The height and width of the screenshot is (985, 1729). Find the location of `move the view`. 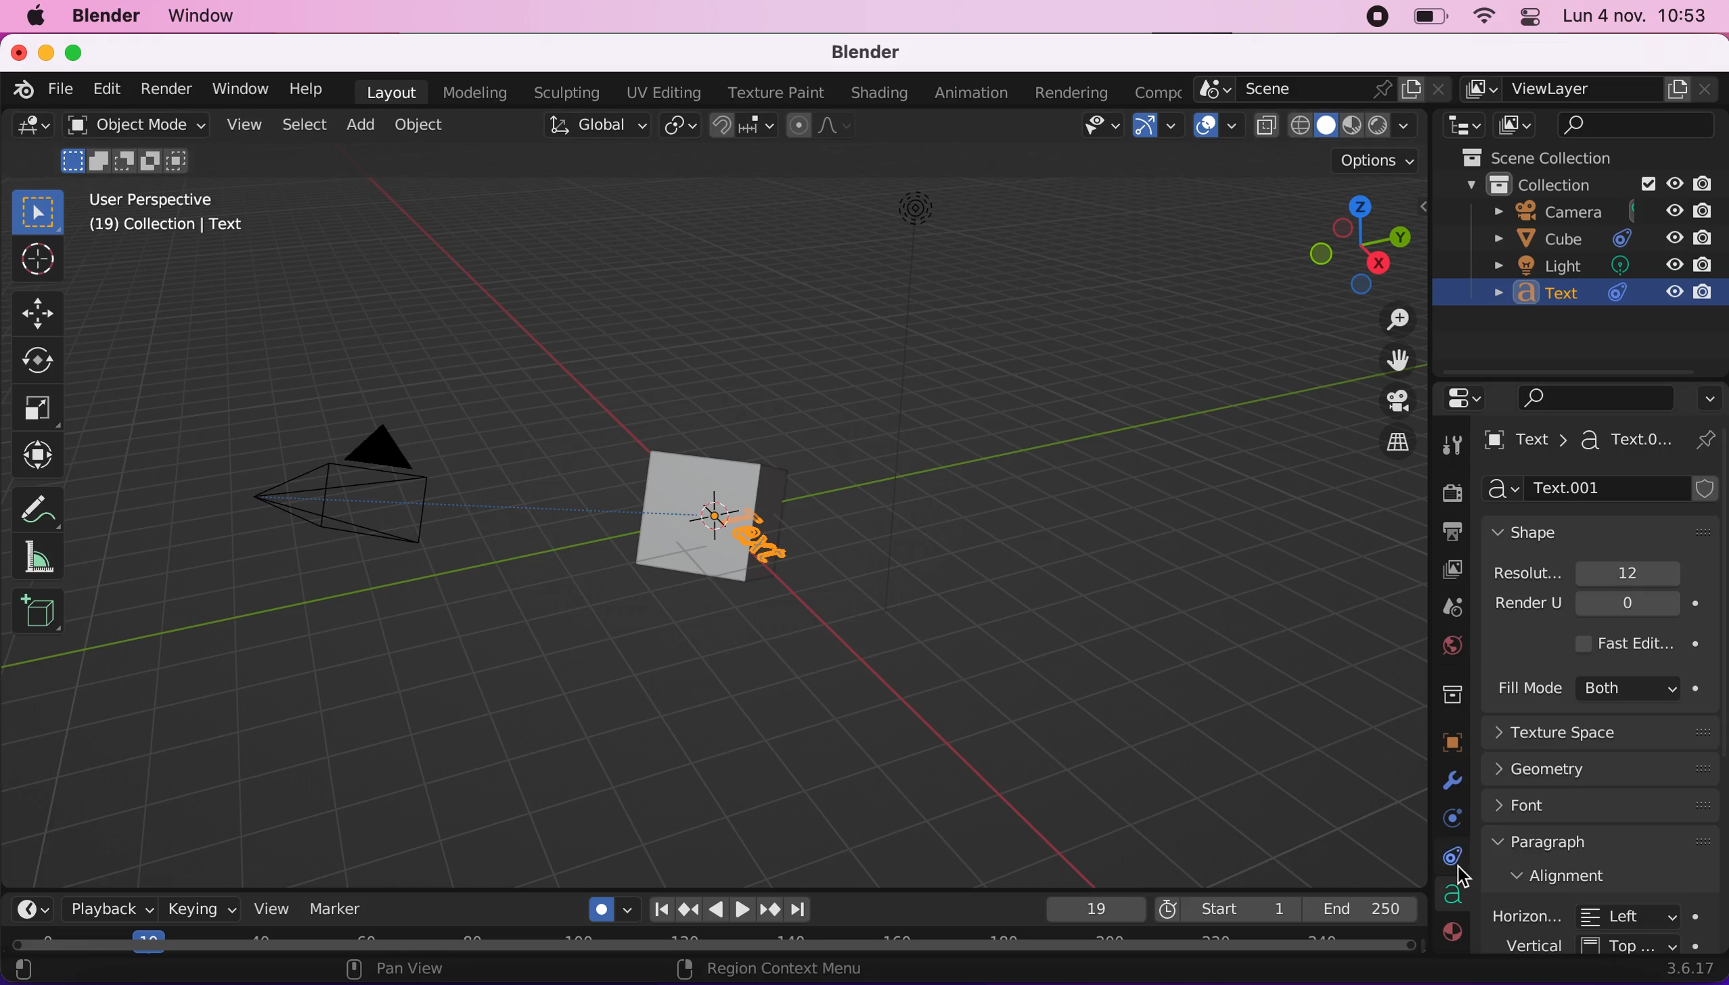

move the view is located at coordinates (1397, 361).